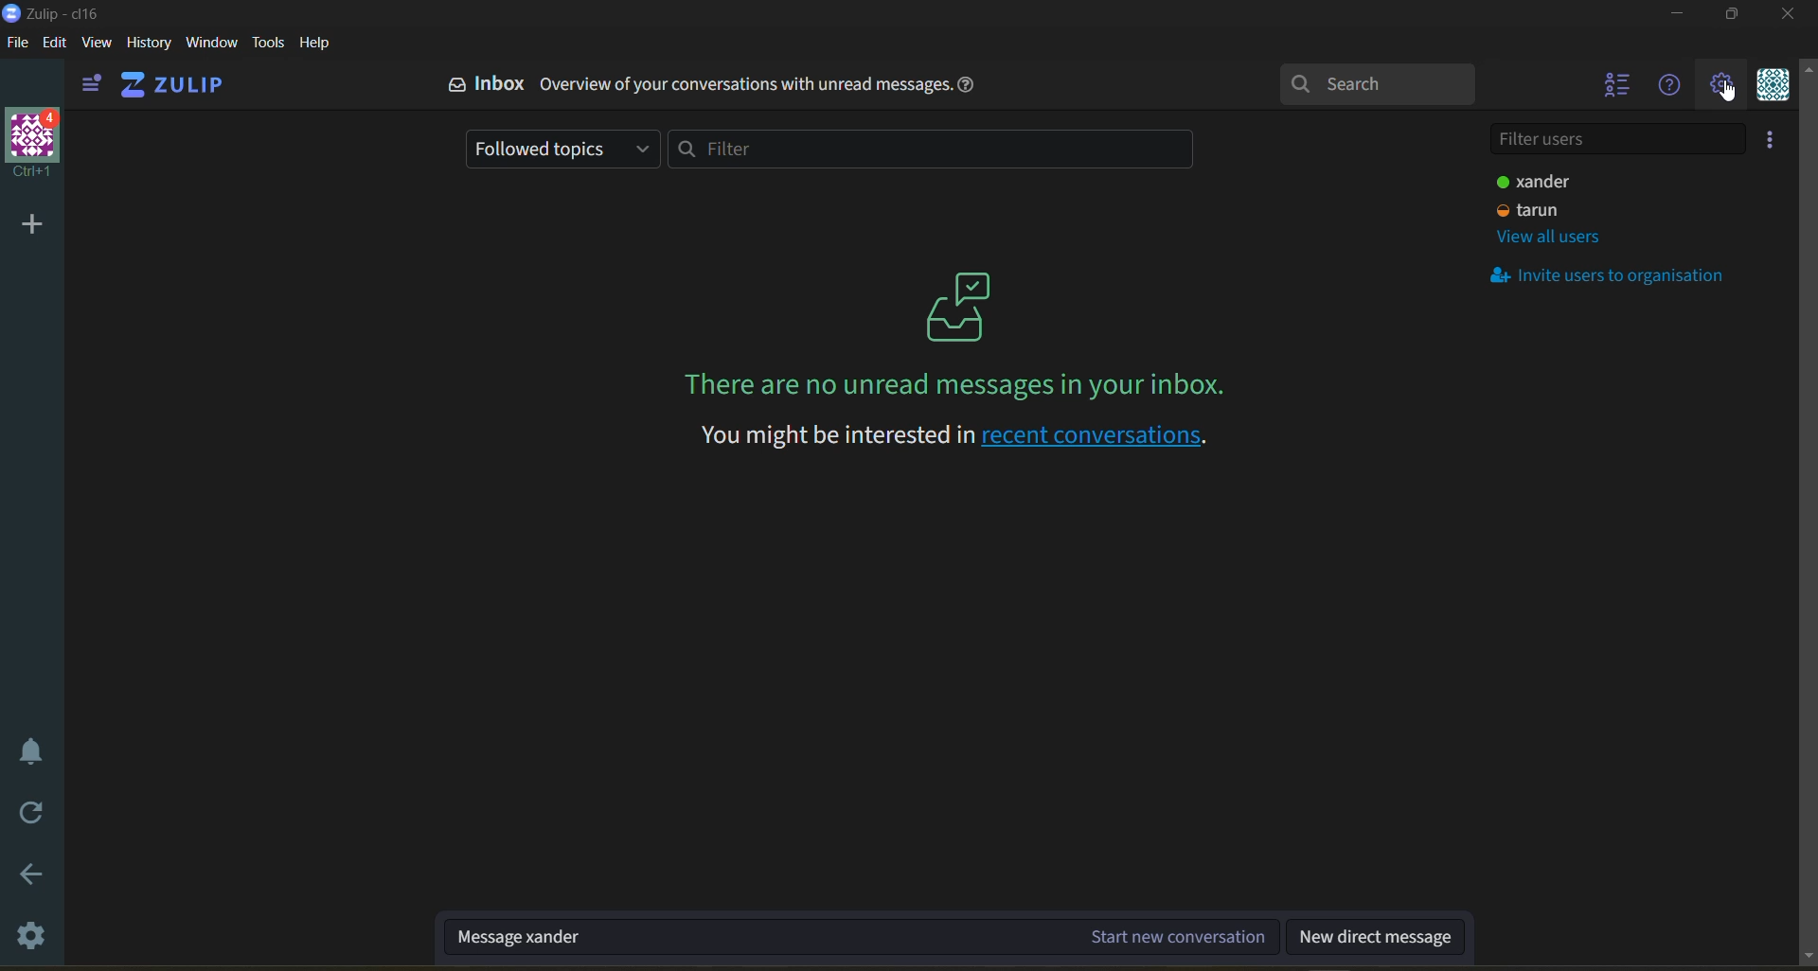 The height and width of the screenshot is (971, 1818). What do you see at coordinates (32, 942) in the screenshot?
I see `settings` at bounding box center [32, 942].